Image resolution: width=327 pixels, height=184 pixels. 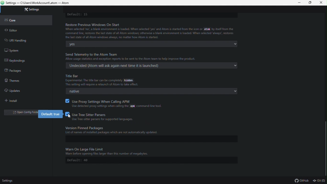 What do you see at coordinates (8, 180) in the screenshot?
I see `` at bounding box center [8, 180].